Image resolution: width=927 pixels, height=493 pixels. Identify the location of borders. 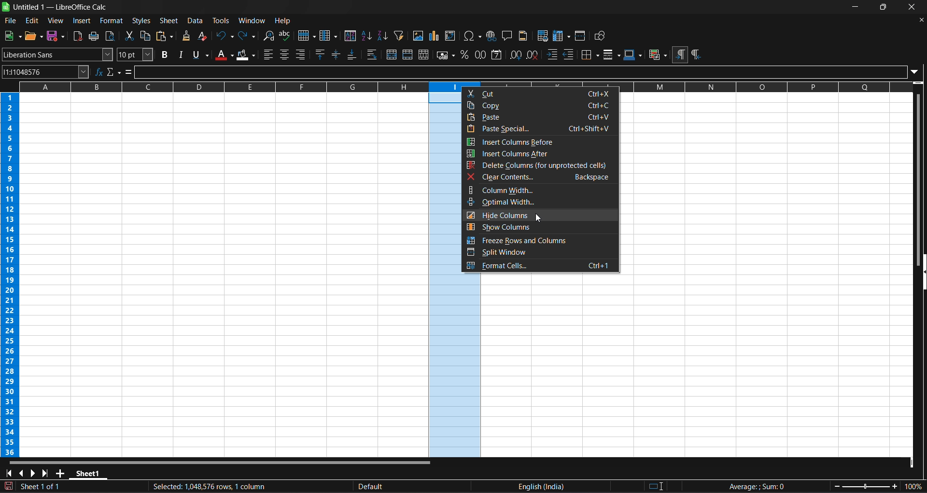
(590, 54).